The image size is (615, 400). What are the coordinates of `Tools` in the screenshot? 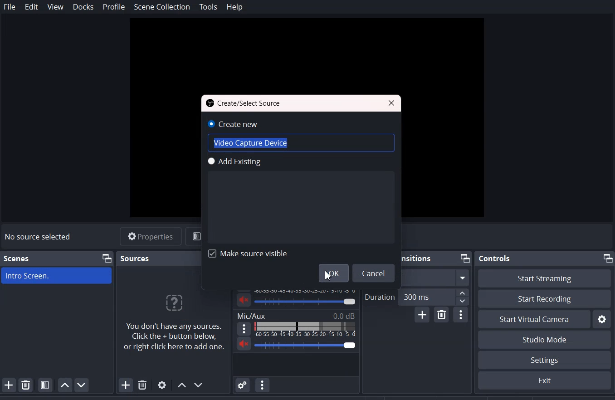 It's located at (208, 7).